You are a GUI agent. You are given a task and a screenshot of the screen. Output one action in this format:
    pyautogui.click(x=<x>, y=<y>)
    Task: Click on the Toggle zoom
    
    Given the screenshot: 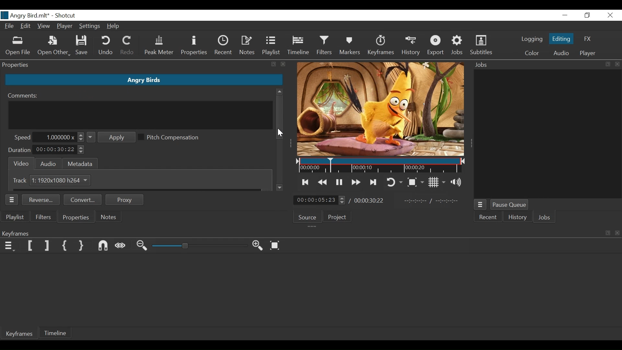 What is the action you would take?
    pyautogui.click(x=416, y=181)
    